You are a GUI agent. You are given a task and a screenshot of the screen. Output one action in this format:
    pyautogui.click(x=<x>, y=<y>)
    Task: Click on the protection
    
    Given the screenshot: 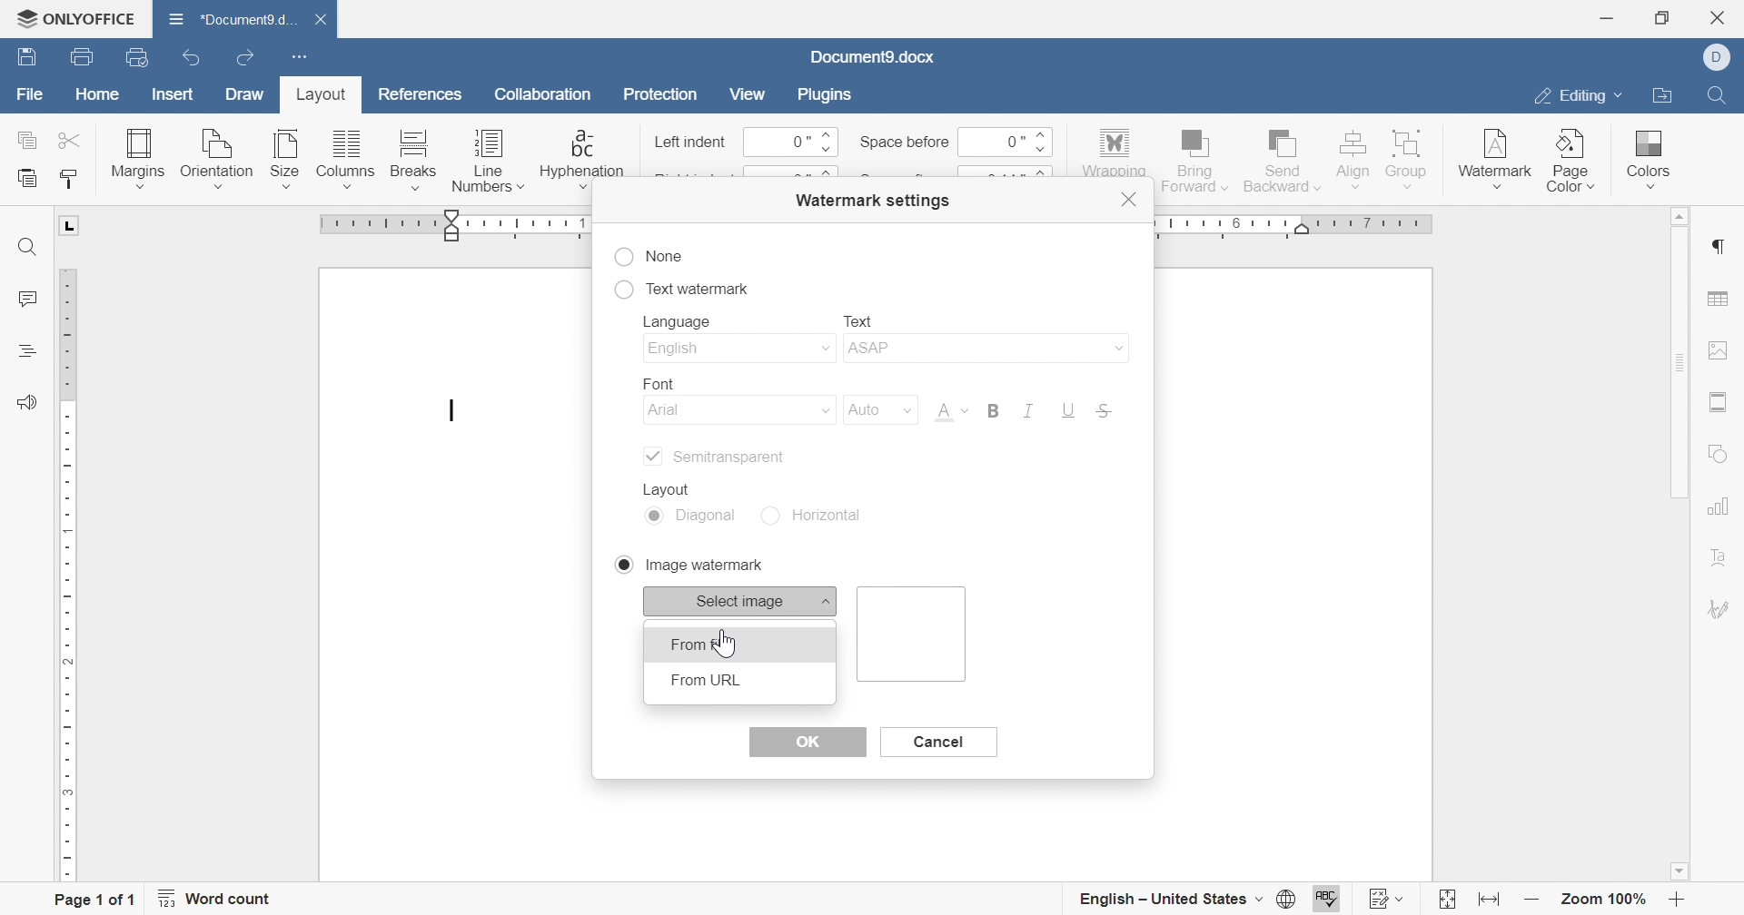 What is the action you would take?
    pyautogui.click(x=660, y=98)
    